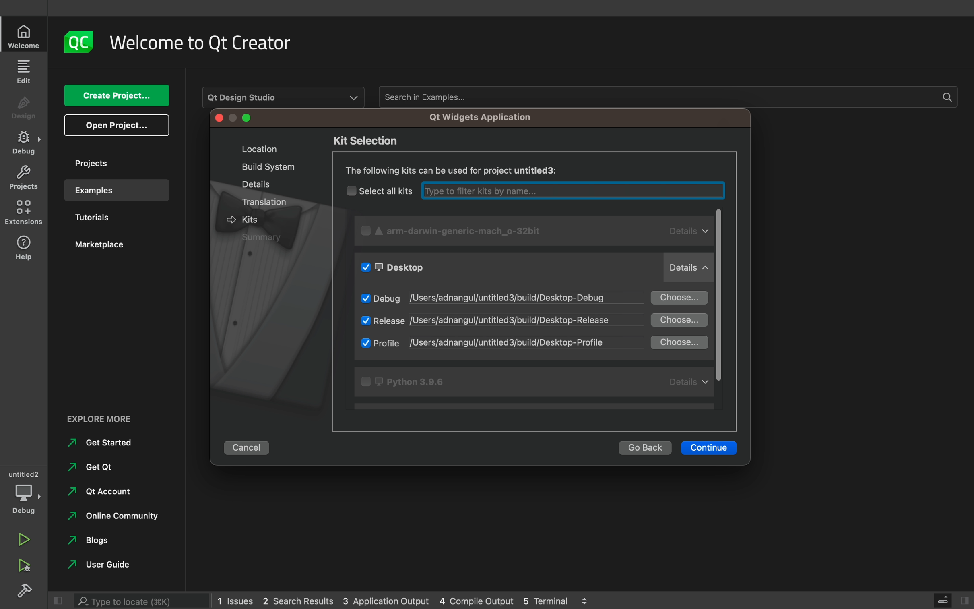 Image resolution: width=974 pixels, height=609 pixels. What do you see at coordinates (101, 443) in the screenshot?
I see `` at bounding box center [101, 443].